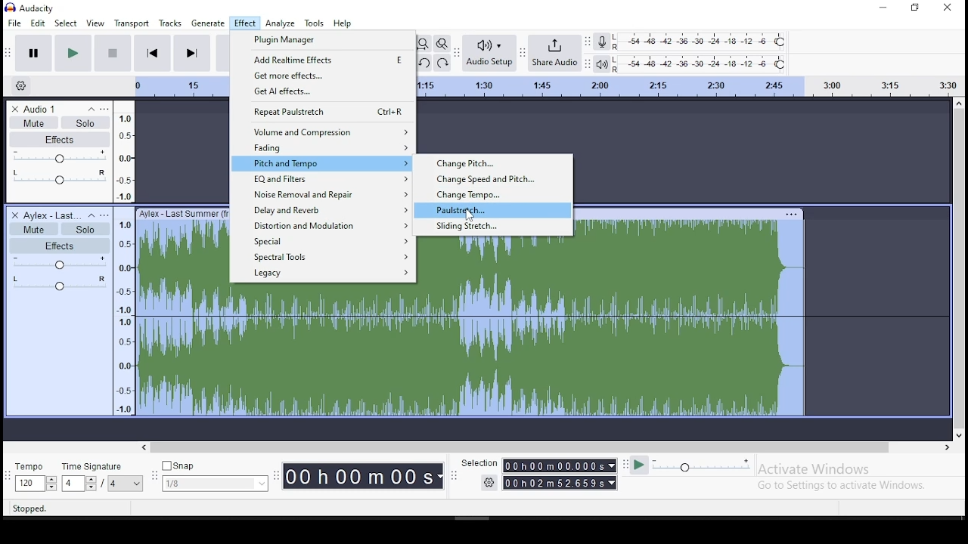  Describe the element at coordinates (58, 183) in the screenshot. I see `audio effect` at that location.